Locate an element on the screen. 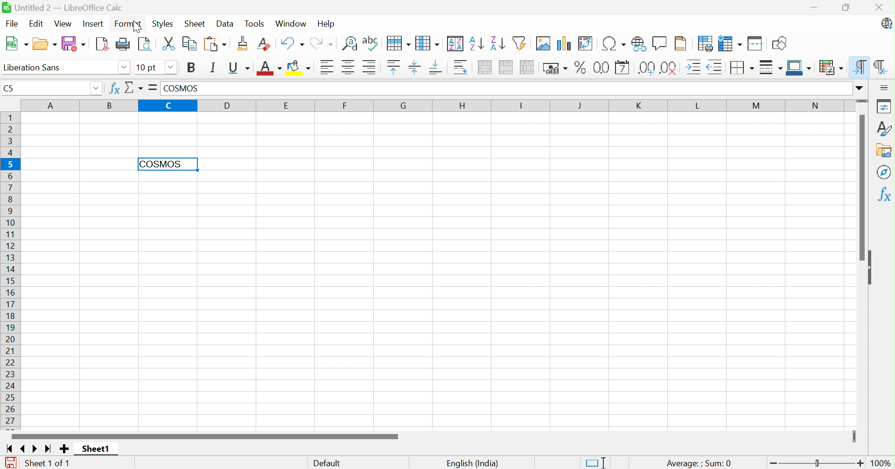 This screenshot has height=469, width=895. Redo is located at coordinates (322, 42).